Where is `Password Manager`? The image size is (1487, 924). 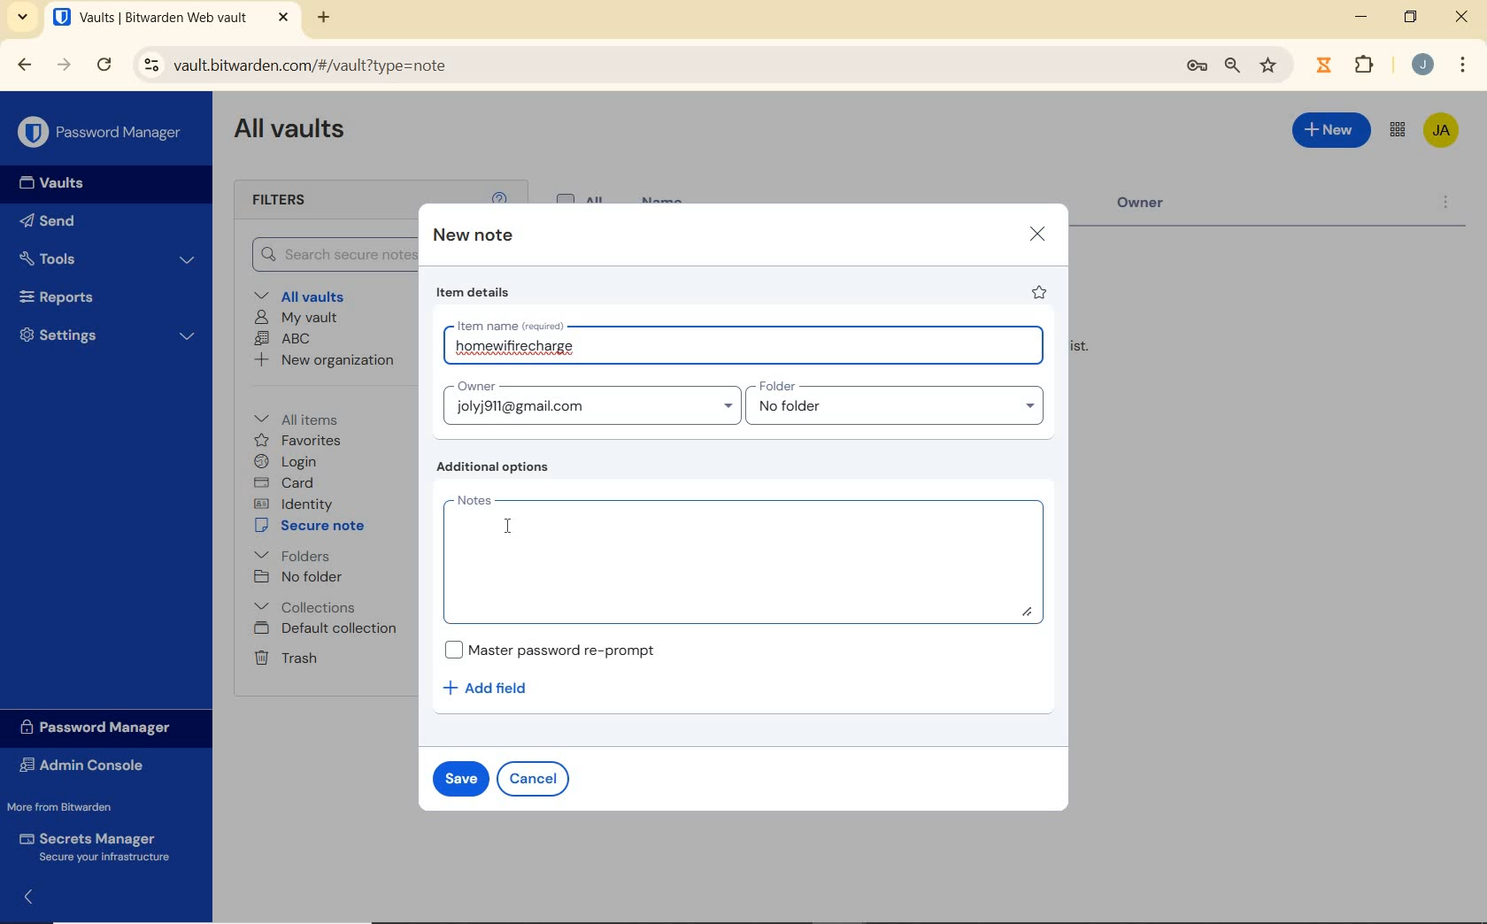
Password Manager is located at coordinates (101, 133).